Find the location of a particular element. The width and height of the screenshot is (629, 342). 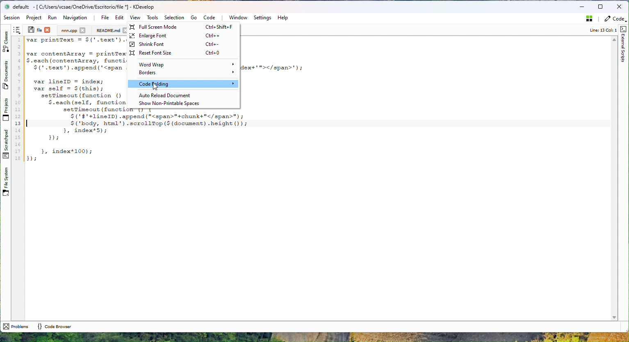

Project is located at coordinates (35, 18).